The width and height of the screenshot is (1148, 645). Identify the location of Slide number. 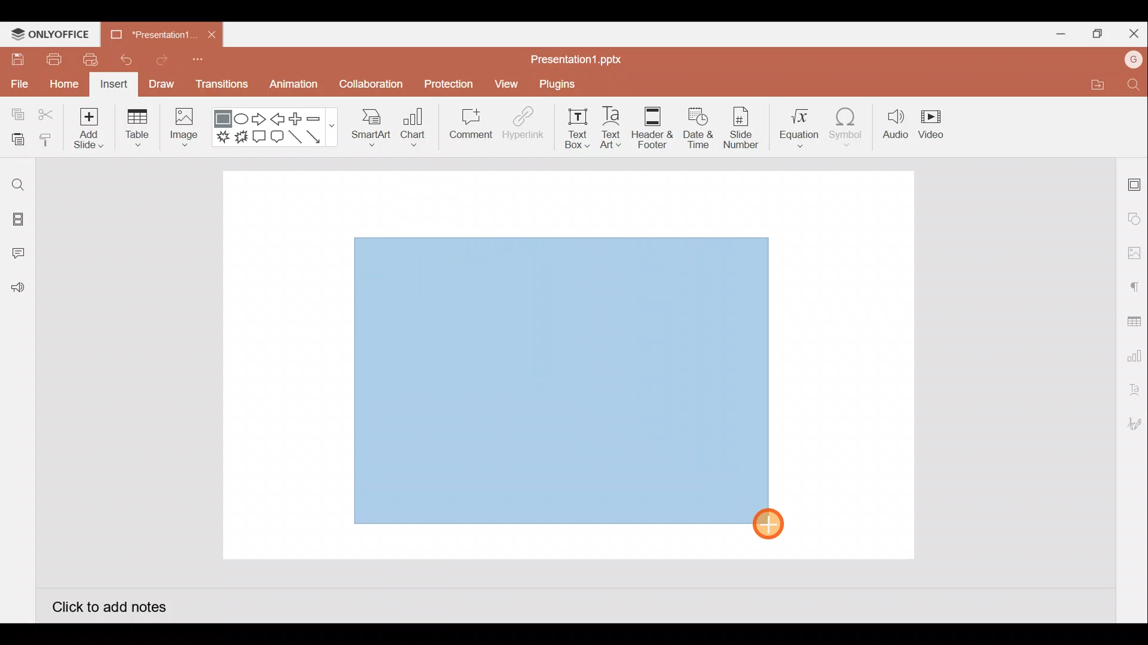
(740, 128).